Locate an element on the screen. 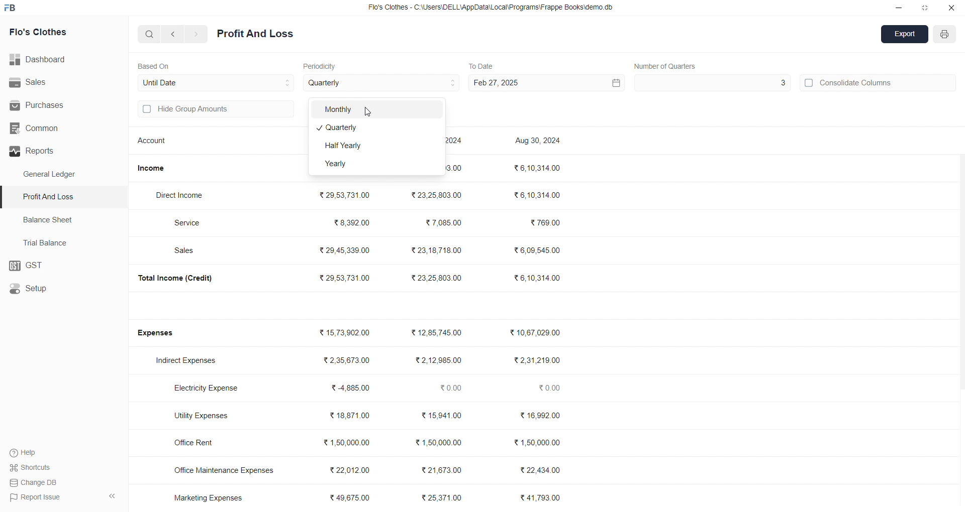  GST is located at coordinates (63, 266).